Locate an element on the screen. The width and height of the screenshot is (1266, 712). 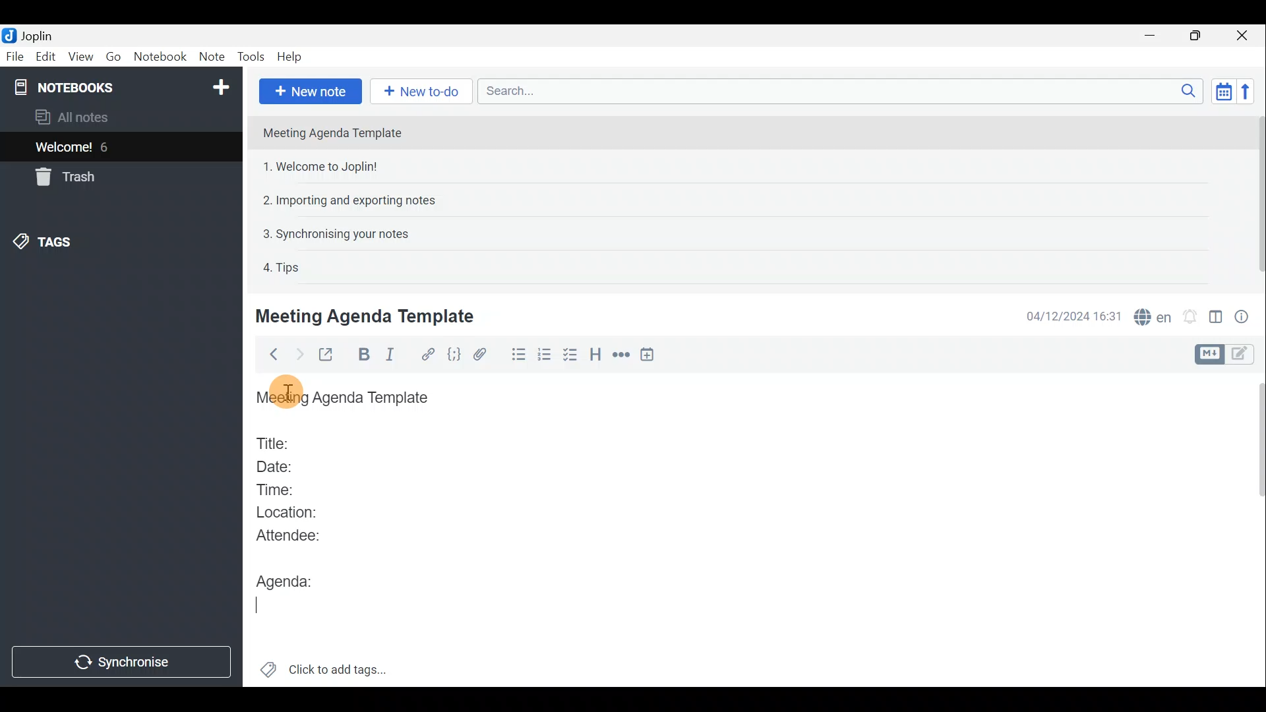
Forward is located at coordinates (297, 354).